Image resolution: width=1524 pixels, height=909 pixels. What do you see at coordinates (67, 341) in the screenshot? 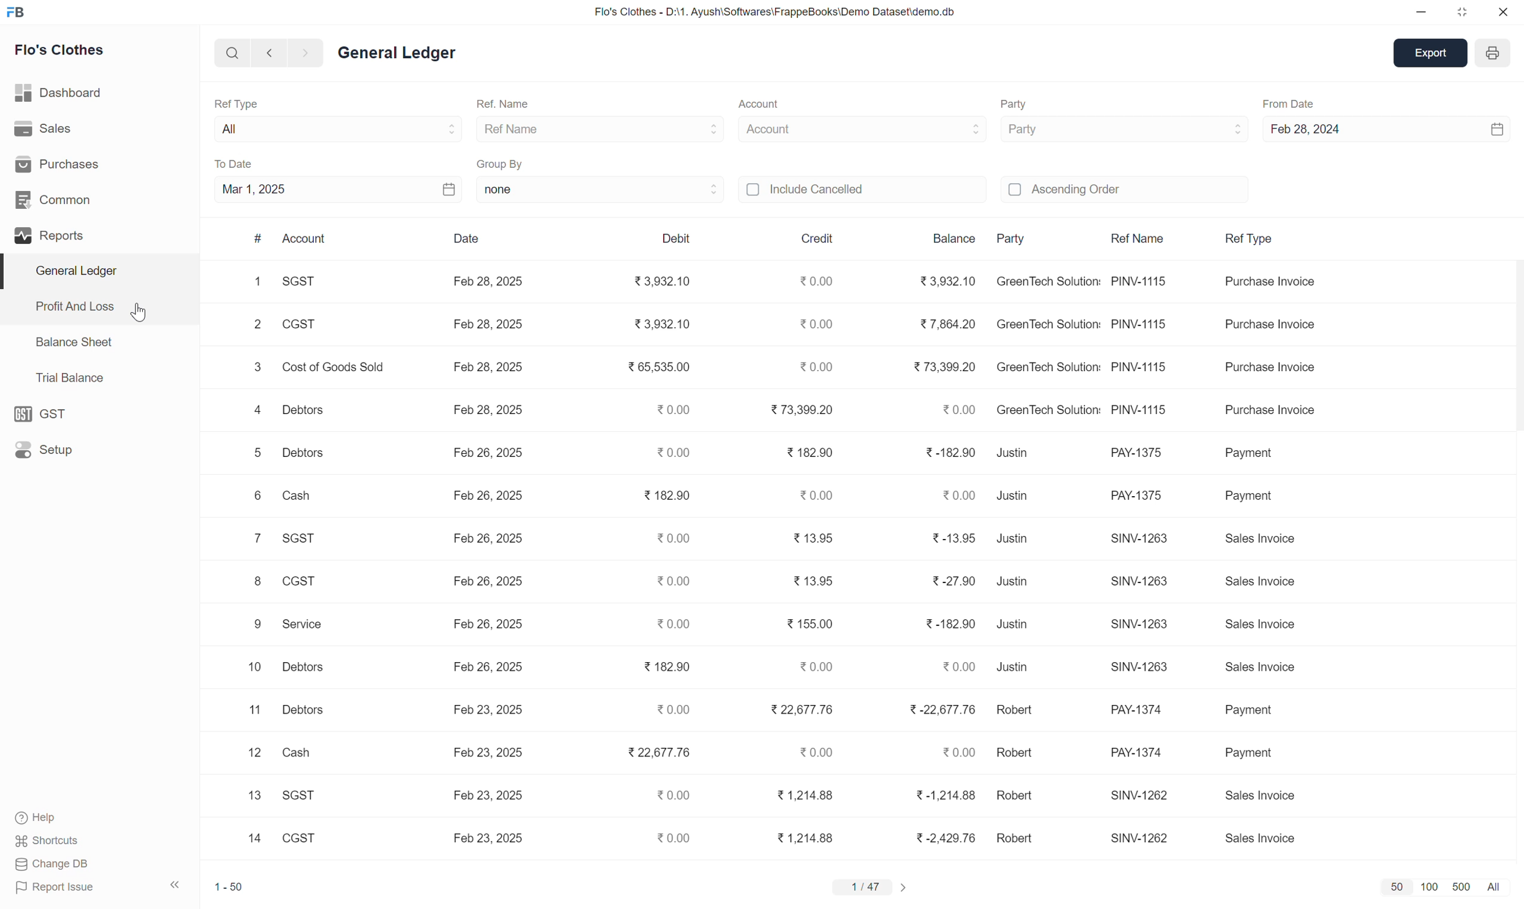
I see `Balance Sheet` at bounding box center [67, 341].